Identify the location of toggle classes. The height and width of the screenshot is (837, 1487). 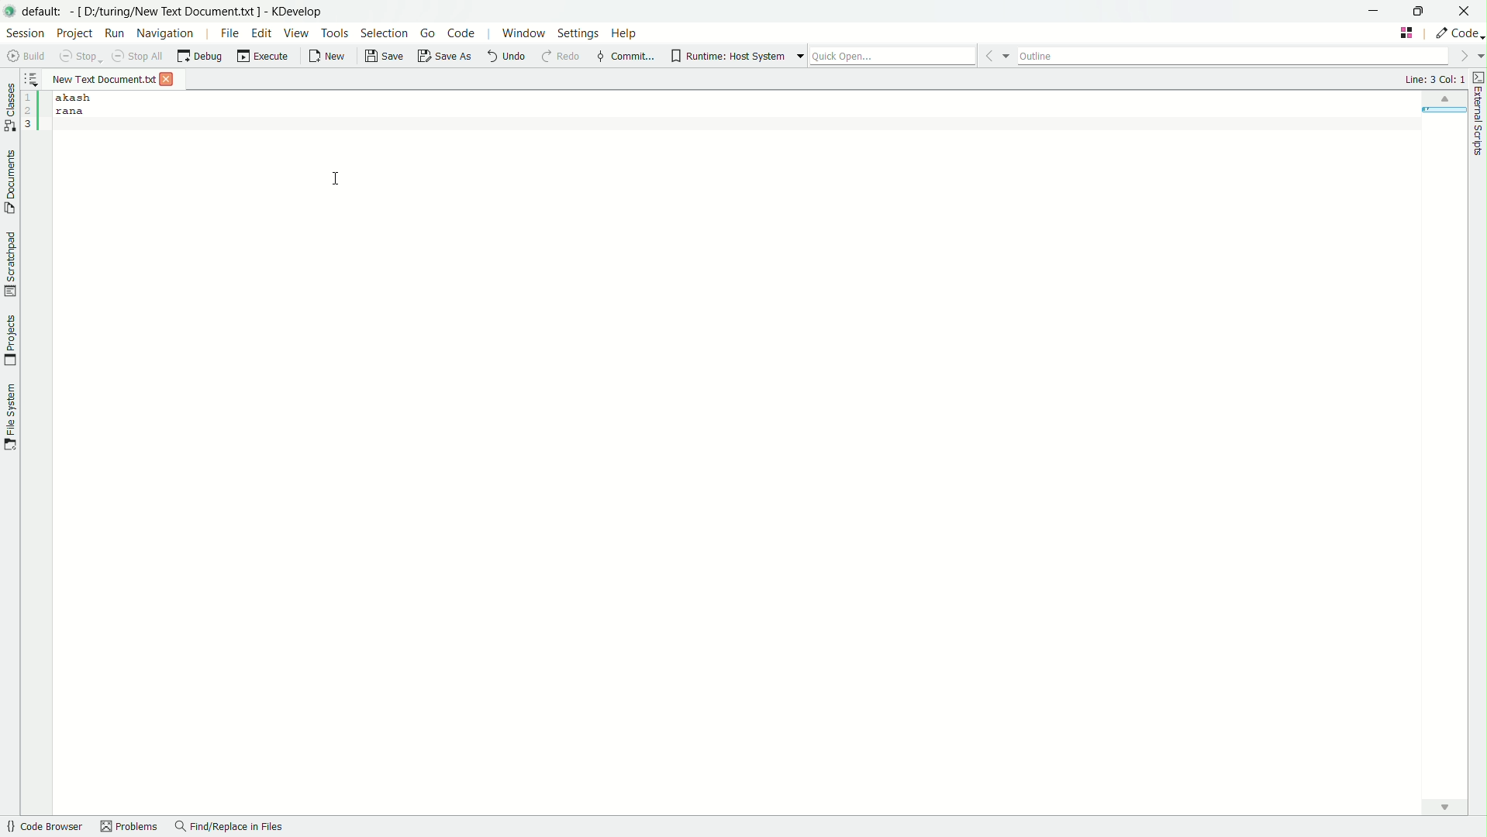
(9, 103).